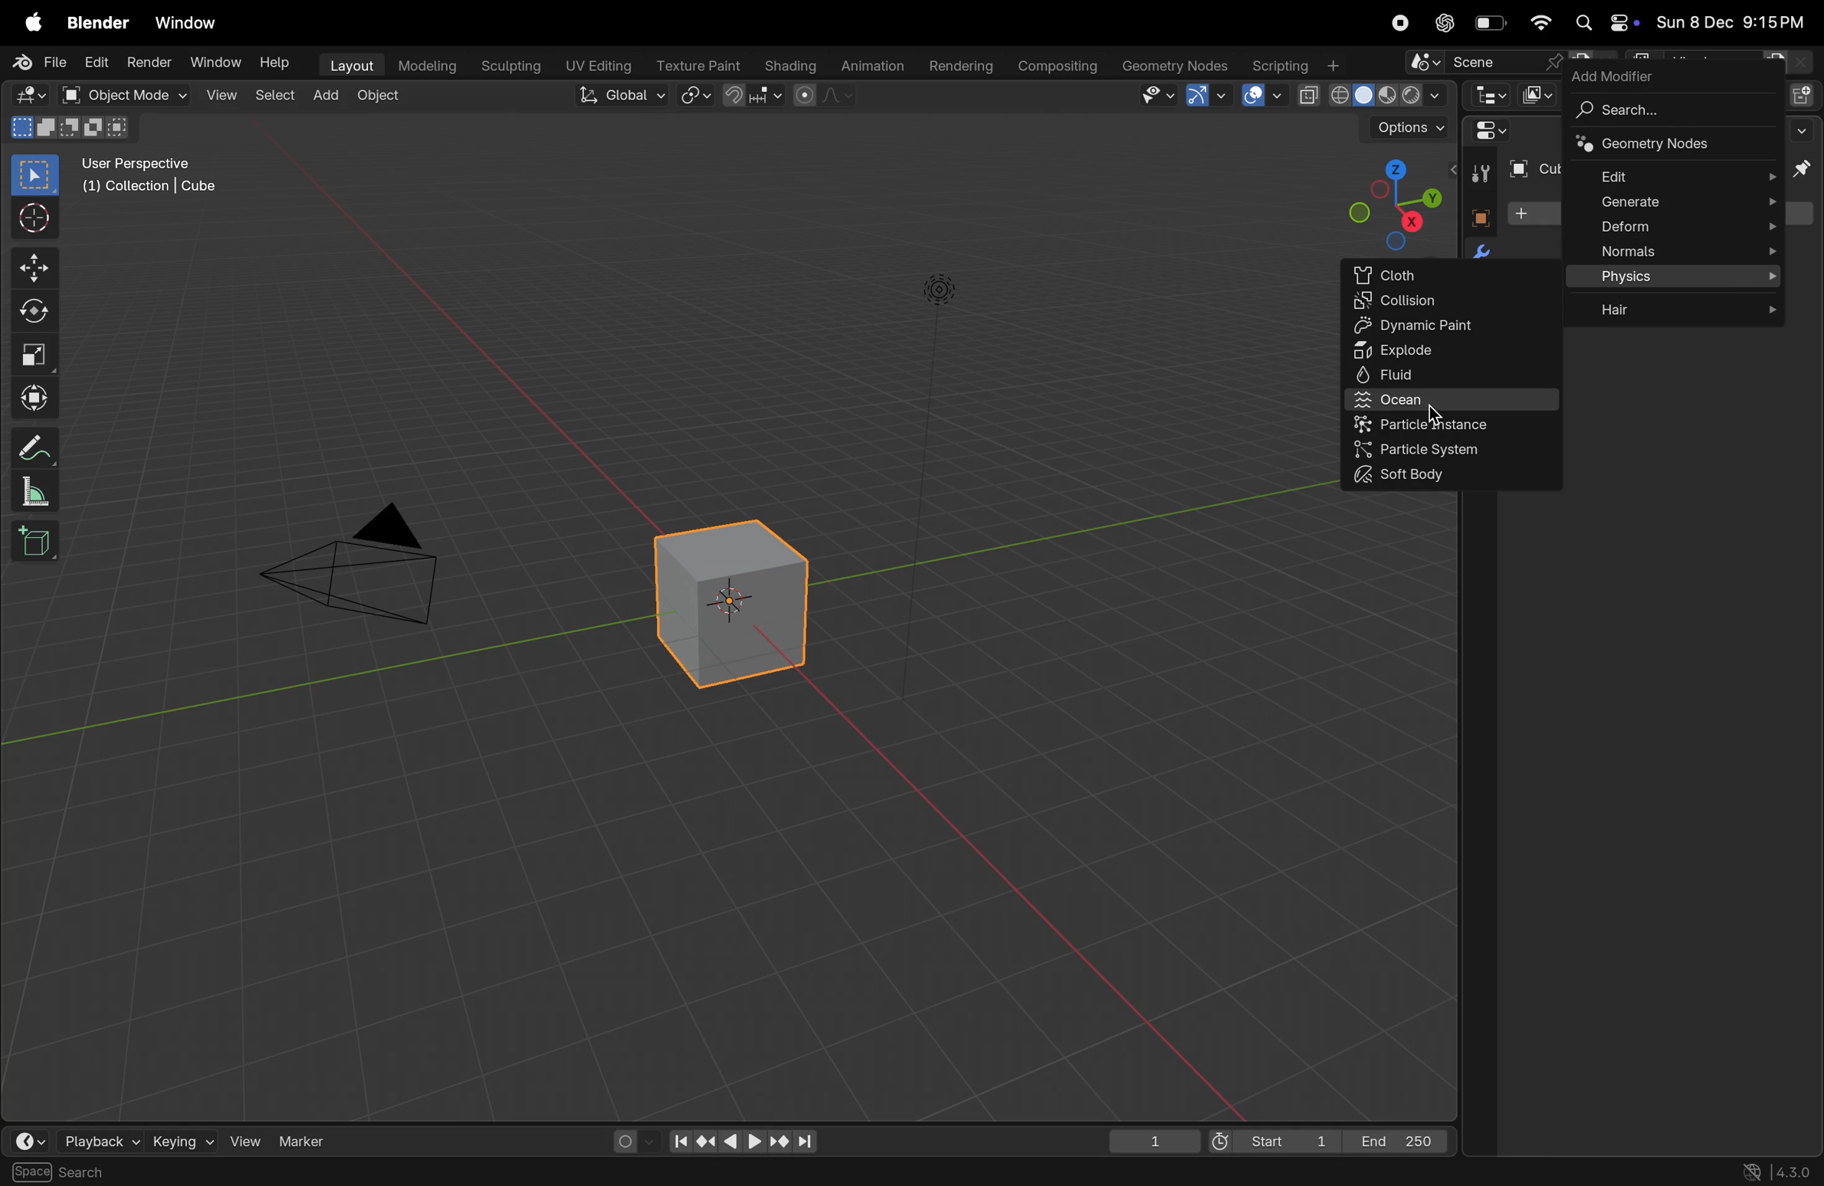  I want to click on rotate, so click(34, 313).